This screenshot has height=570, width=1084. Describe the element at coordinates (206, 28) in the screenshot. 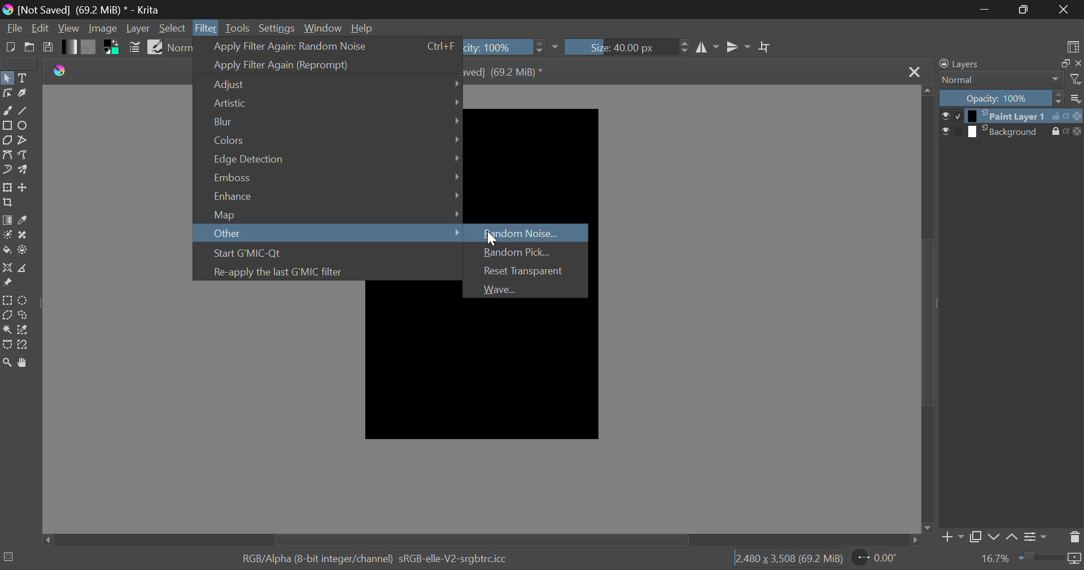

I see `Filter Menu Open` at that location.